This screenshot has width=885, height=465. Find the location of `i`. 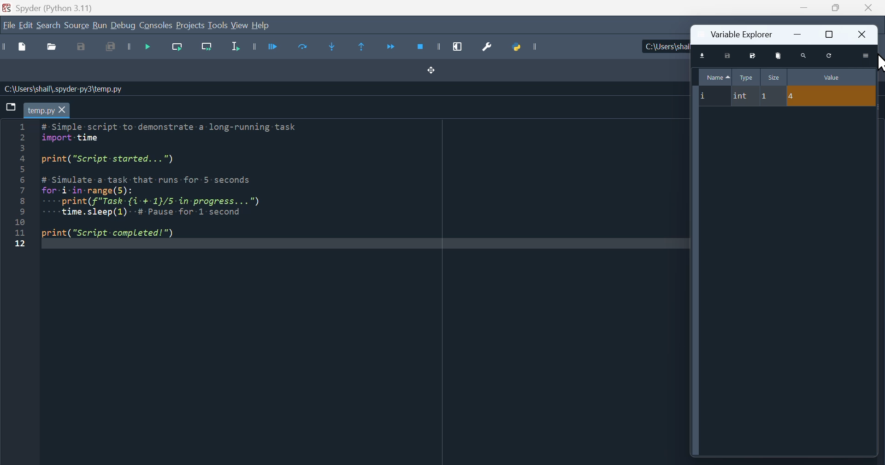

i is located at coordinates (711, 96).